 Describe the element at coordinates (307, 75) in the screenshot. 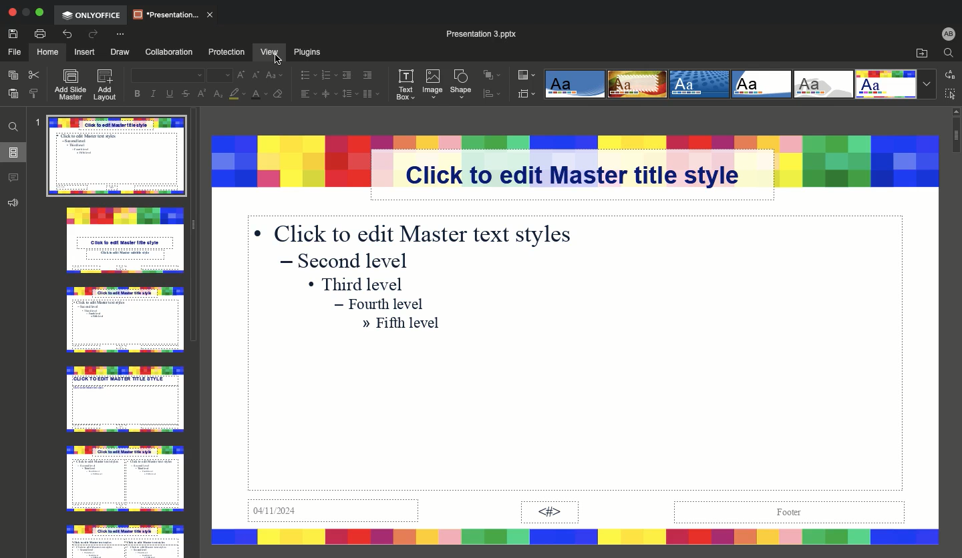

I see `List bullet` at that location.